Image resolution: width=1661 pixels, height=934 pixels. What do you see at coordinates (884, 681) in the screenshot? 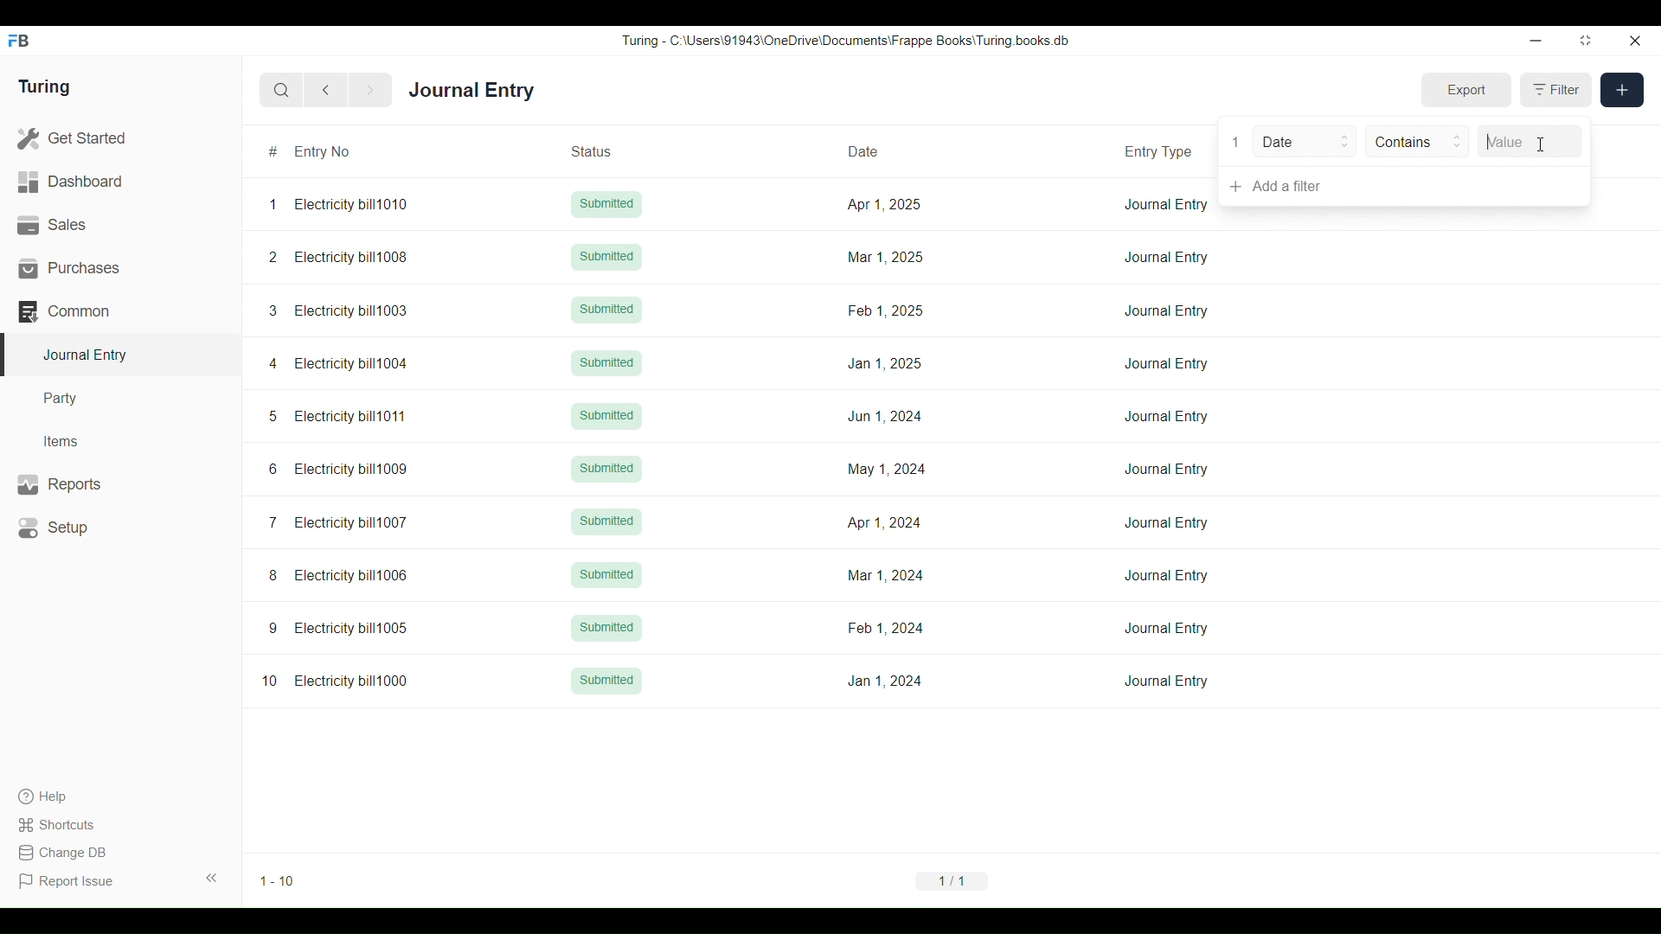
I see `Jan 1, 2024` at bounding box center [884, 681].